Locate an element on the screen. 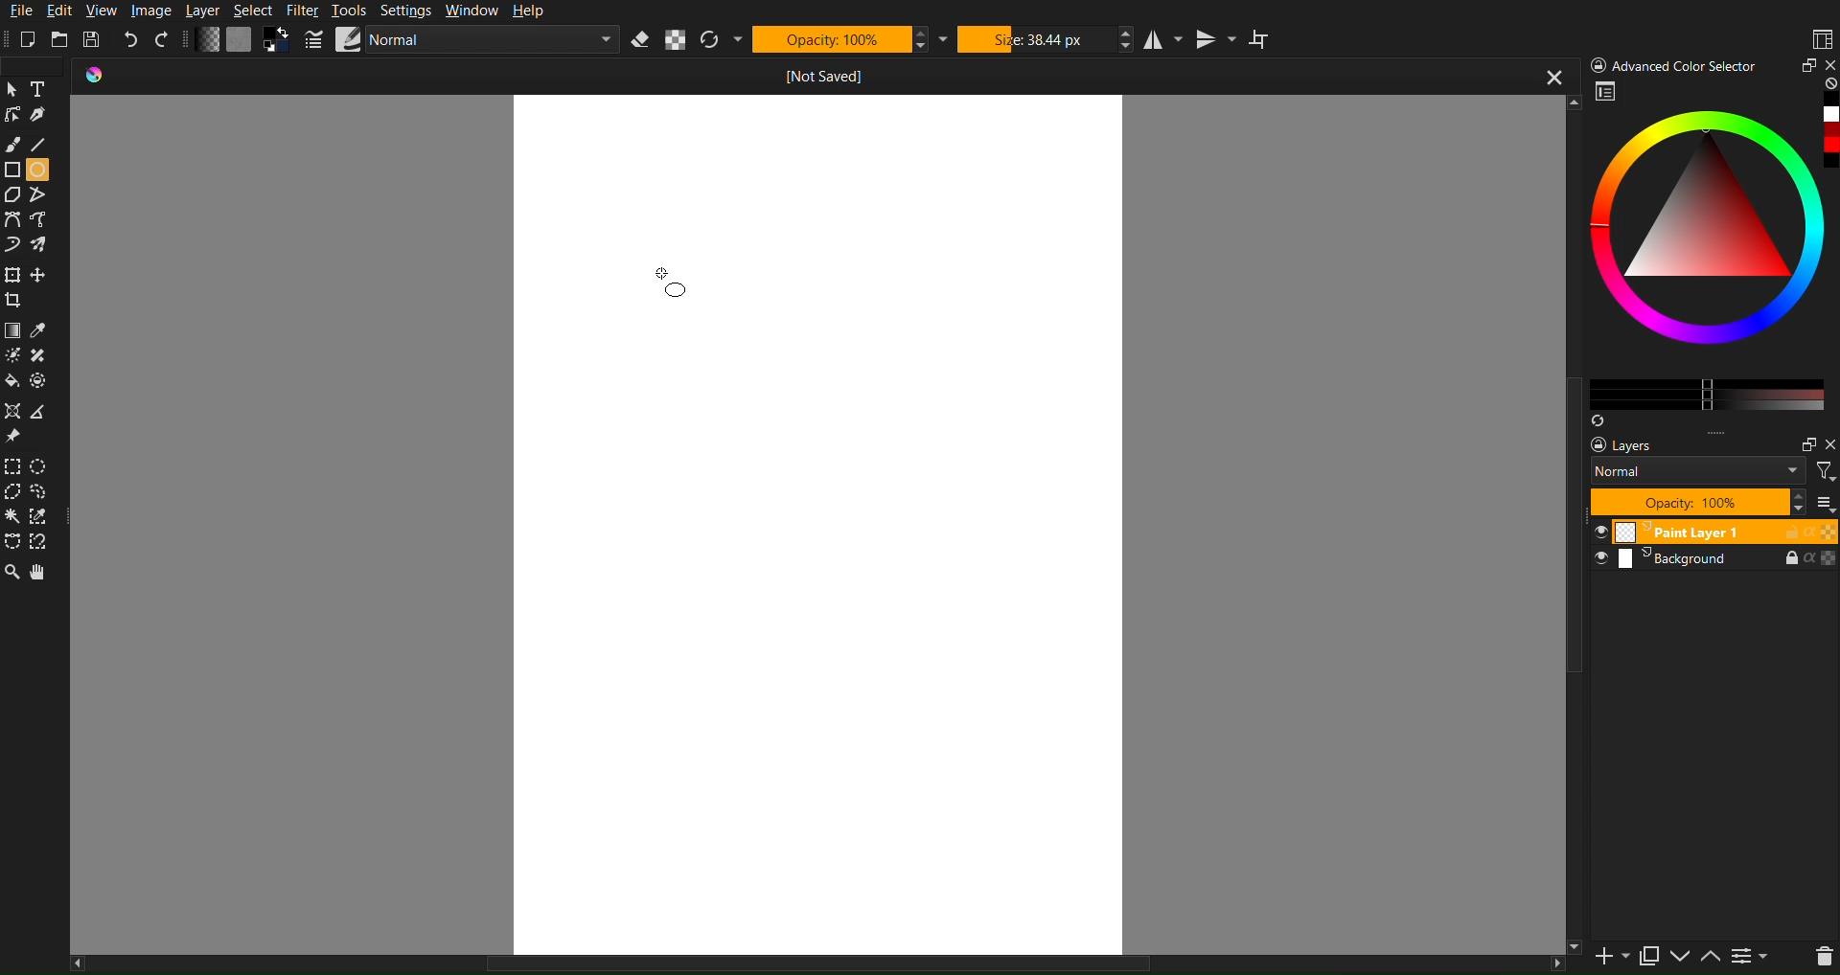  Shape is located at coordinates (36, 380).